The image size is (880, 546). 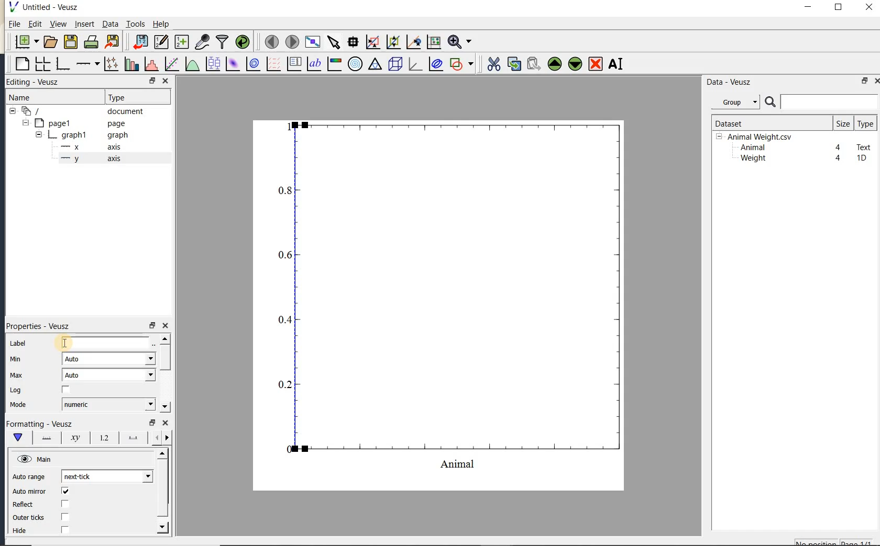 I want to click on hide, so click(x=26, y=531).